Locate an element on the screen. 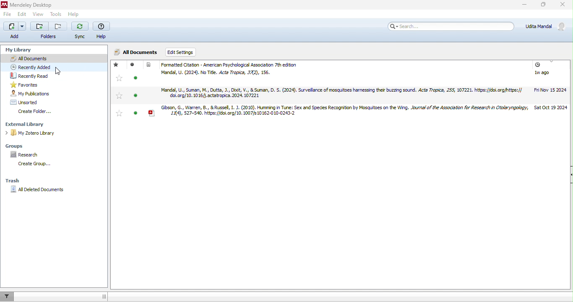 The height and width of the screenshot is (302, 573). mendeley desktop is located at coordinates (33, 5).